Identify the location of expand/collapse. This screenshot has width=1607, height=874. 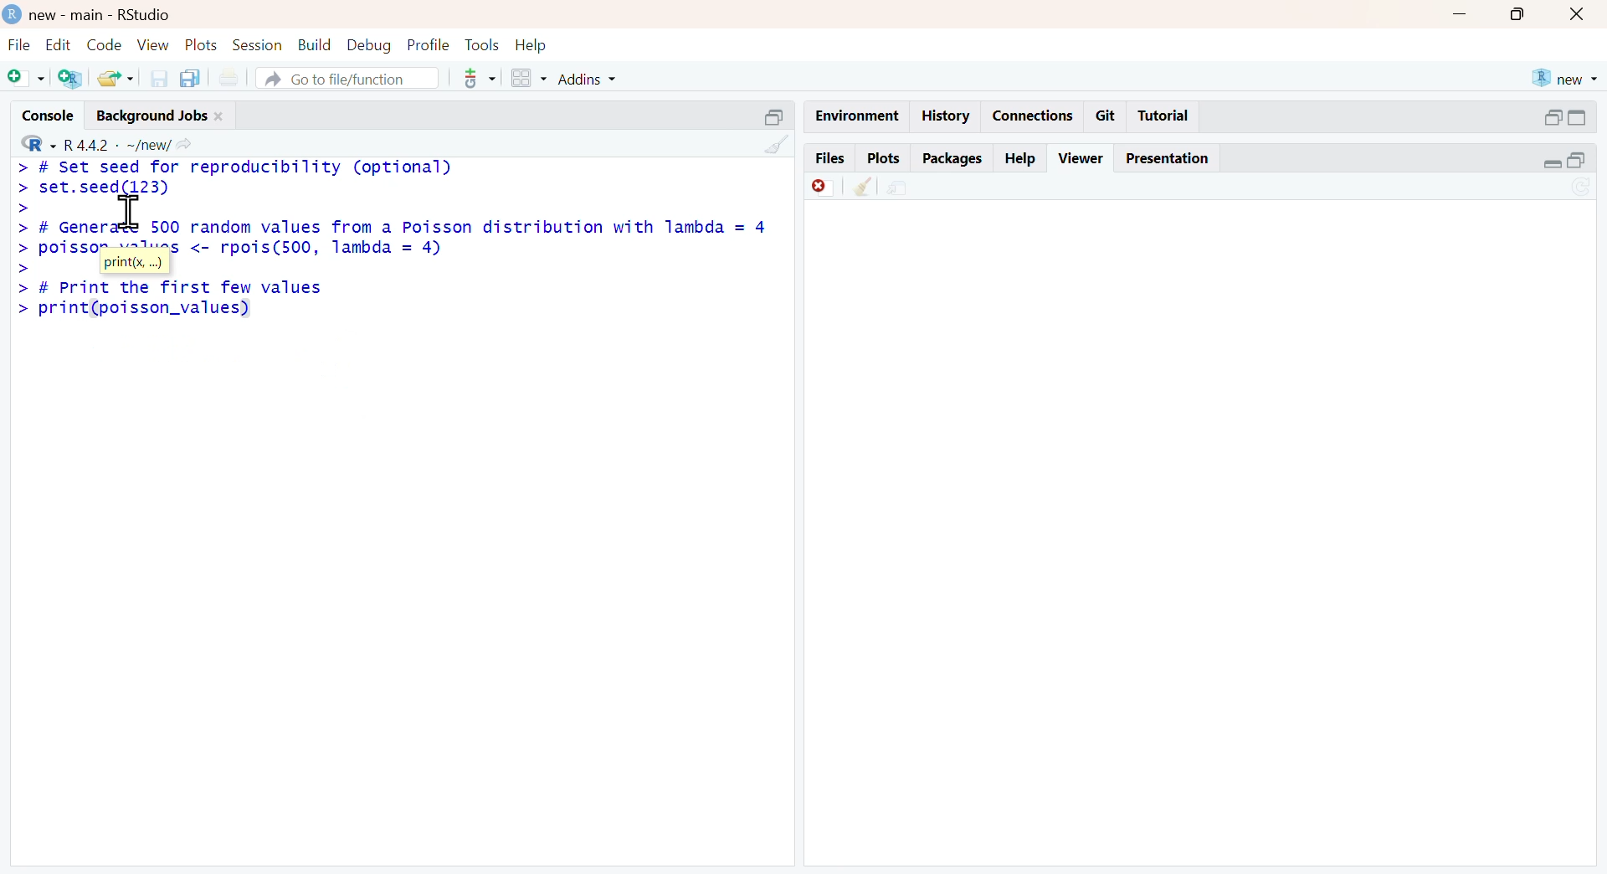
(1552, 164).